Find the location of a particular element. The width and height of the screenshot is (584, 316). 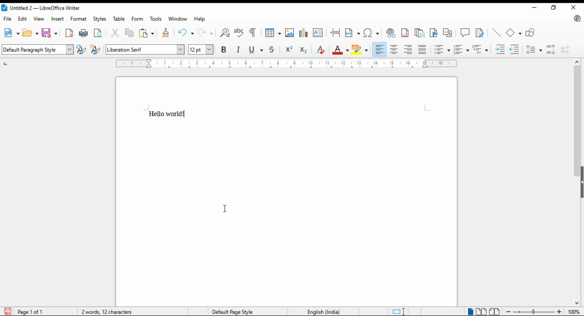

increase indent is located at coordinates (500, 50).